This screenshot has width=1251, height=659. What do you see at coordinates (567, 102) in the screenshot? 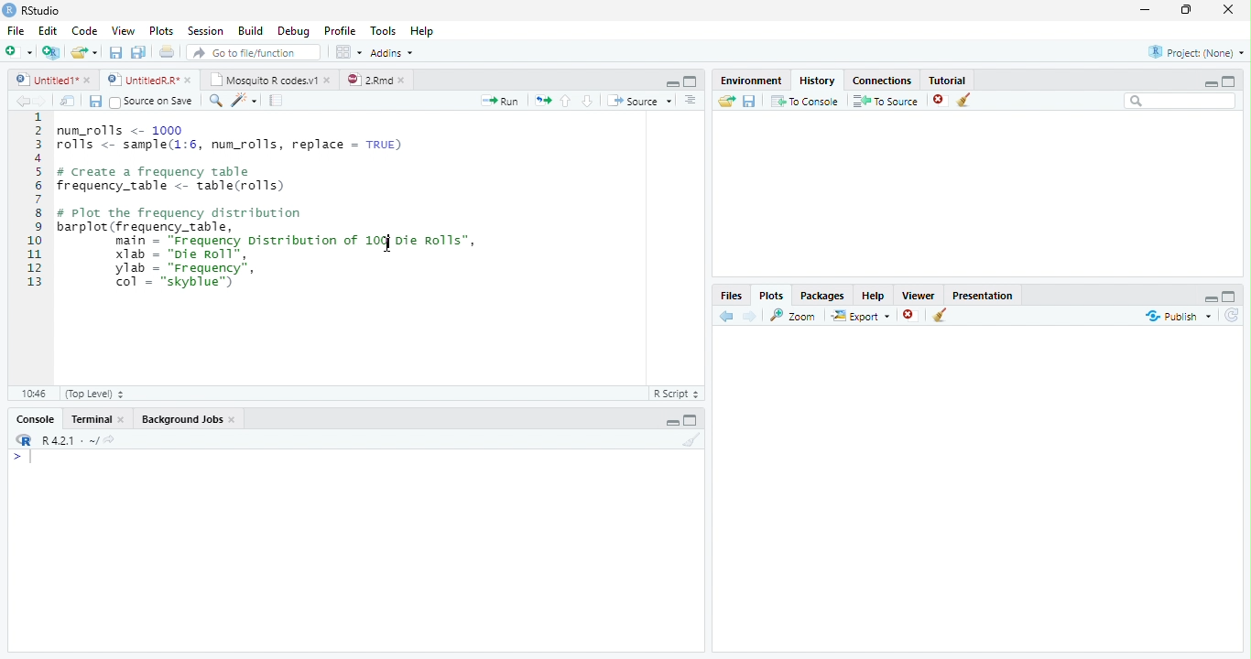
I see `Go to previous section of code` at bounding box center [567, 102].